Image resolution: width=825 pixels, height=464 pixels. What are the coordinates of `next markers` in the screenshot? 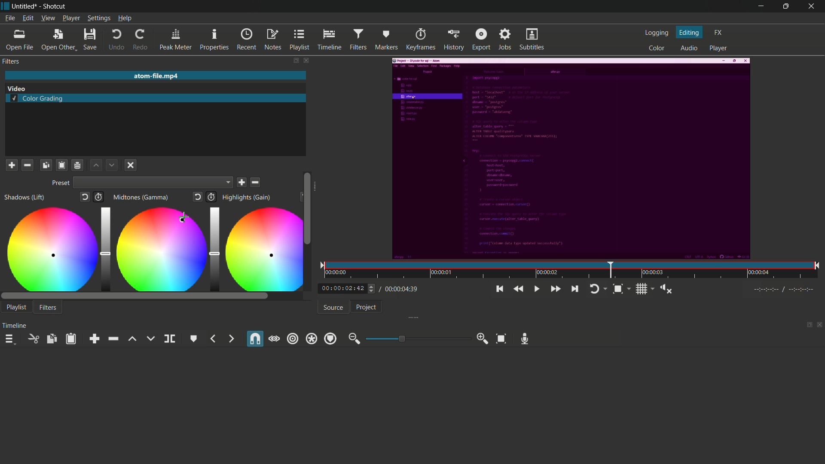 It's located at (230, 339).